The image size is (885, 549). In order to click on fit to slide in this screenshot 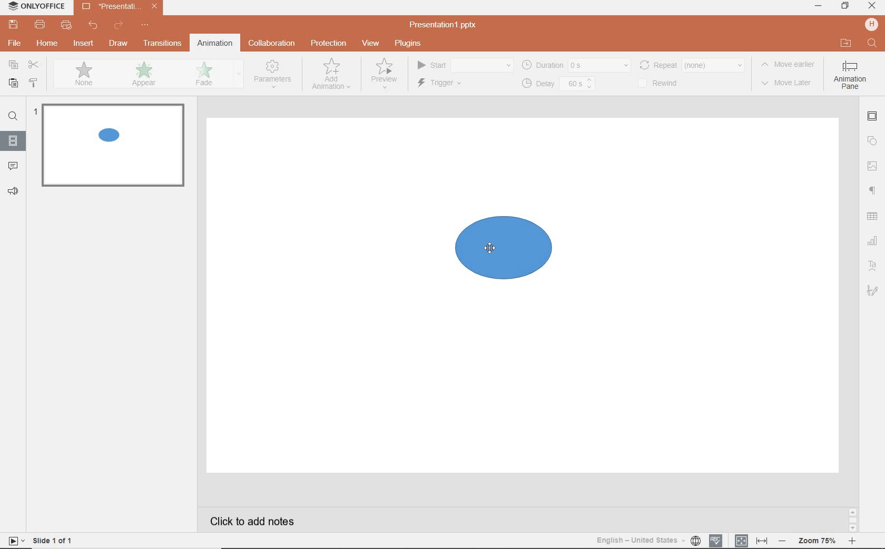, I will do `click(742, 538)`.